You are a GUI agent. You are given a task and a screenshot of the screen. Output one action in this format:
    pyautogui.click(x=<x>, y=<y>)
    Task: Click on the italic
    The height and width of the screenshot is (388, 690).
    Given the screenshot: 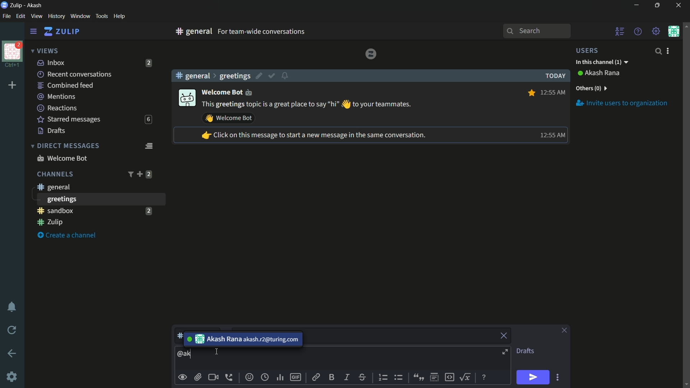 What is the action you would take?
    pyautogui.click(x=346, y=377)
    